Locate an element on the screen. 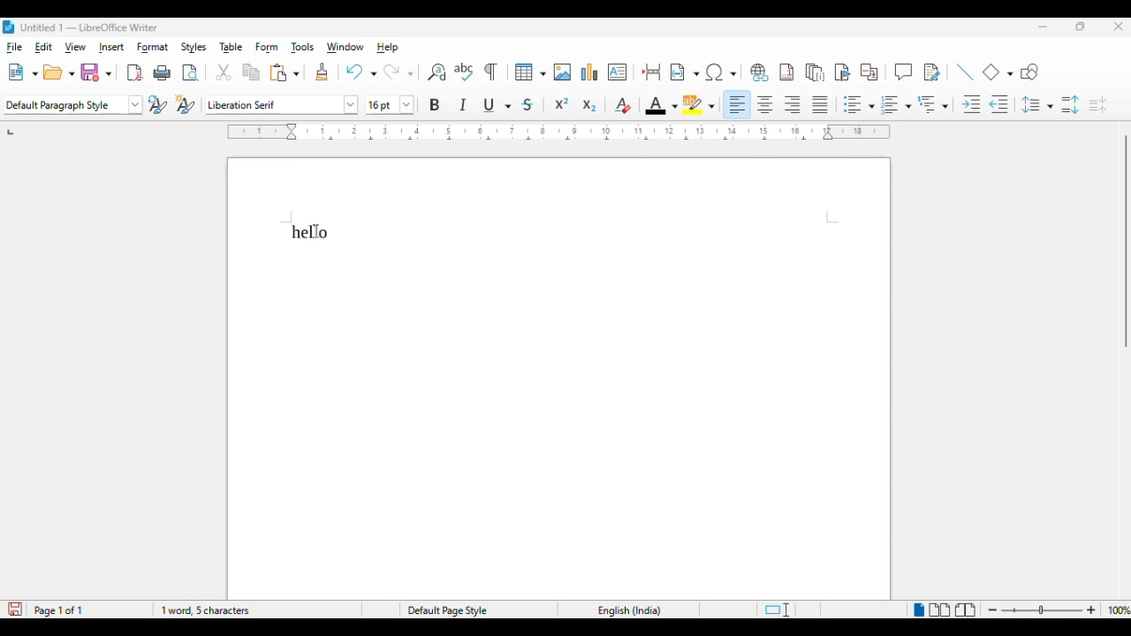 Image resolution: width=1131 pixels, height=636 pixels. show track changes functions is located at coordinates (931, 72).